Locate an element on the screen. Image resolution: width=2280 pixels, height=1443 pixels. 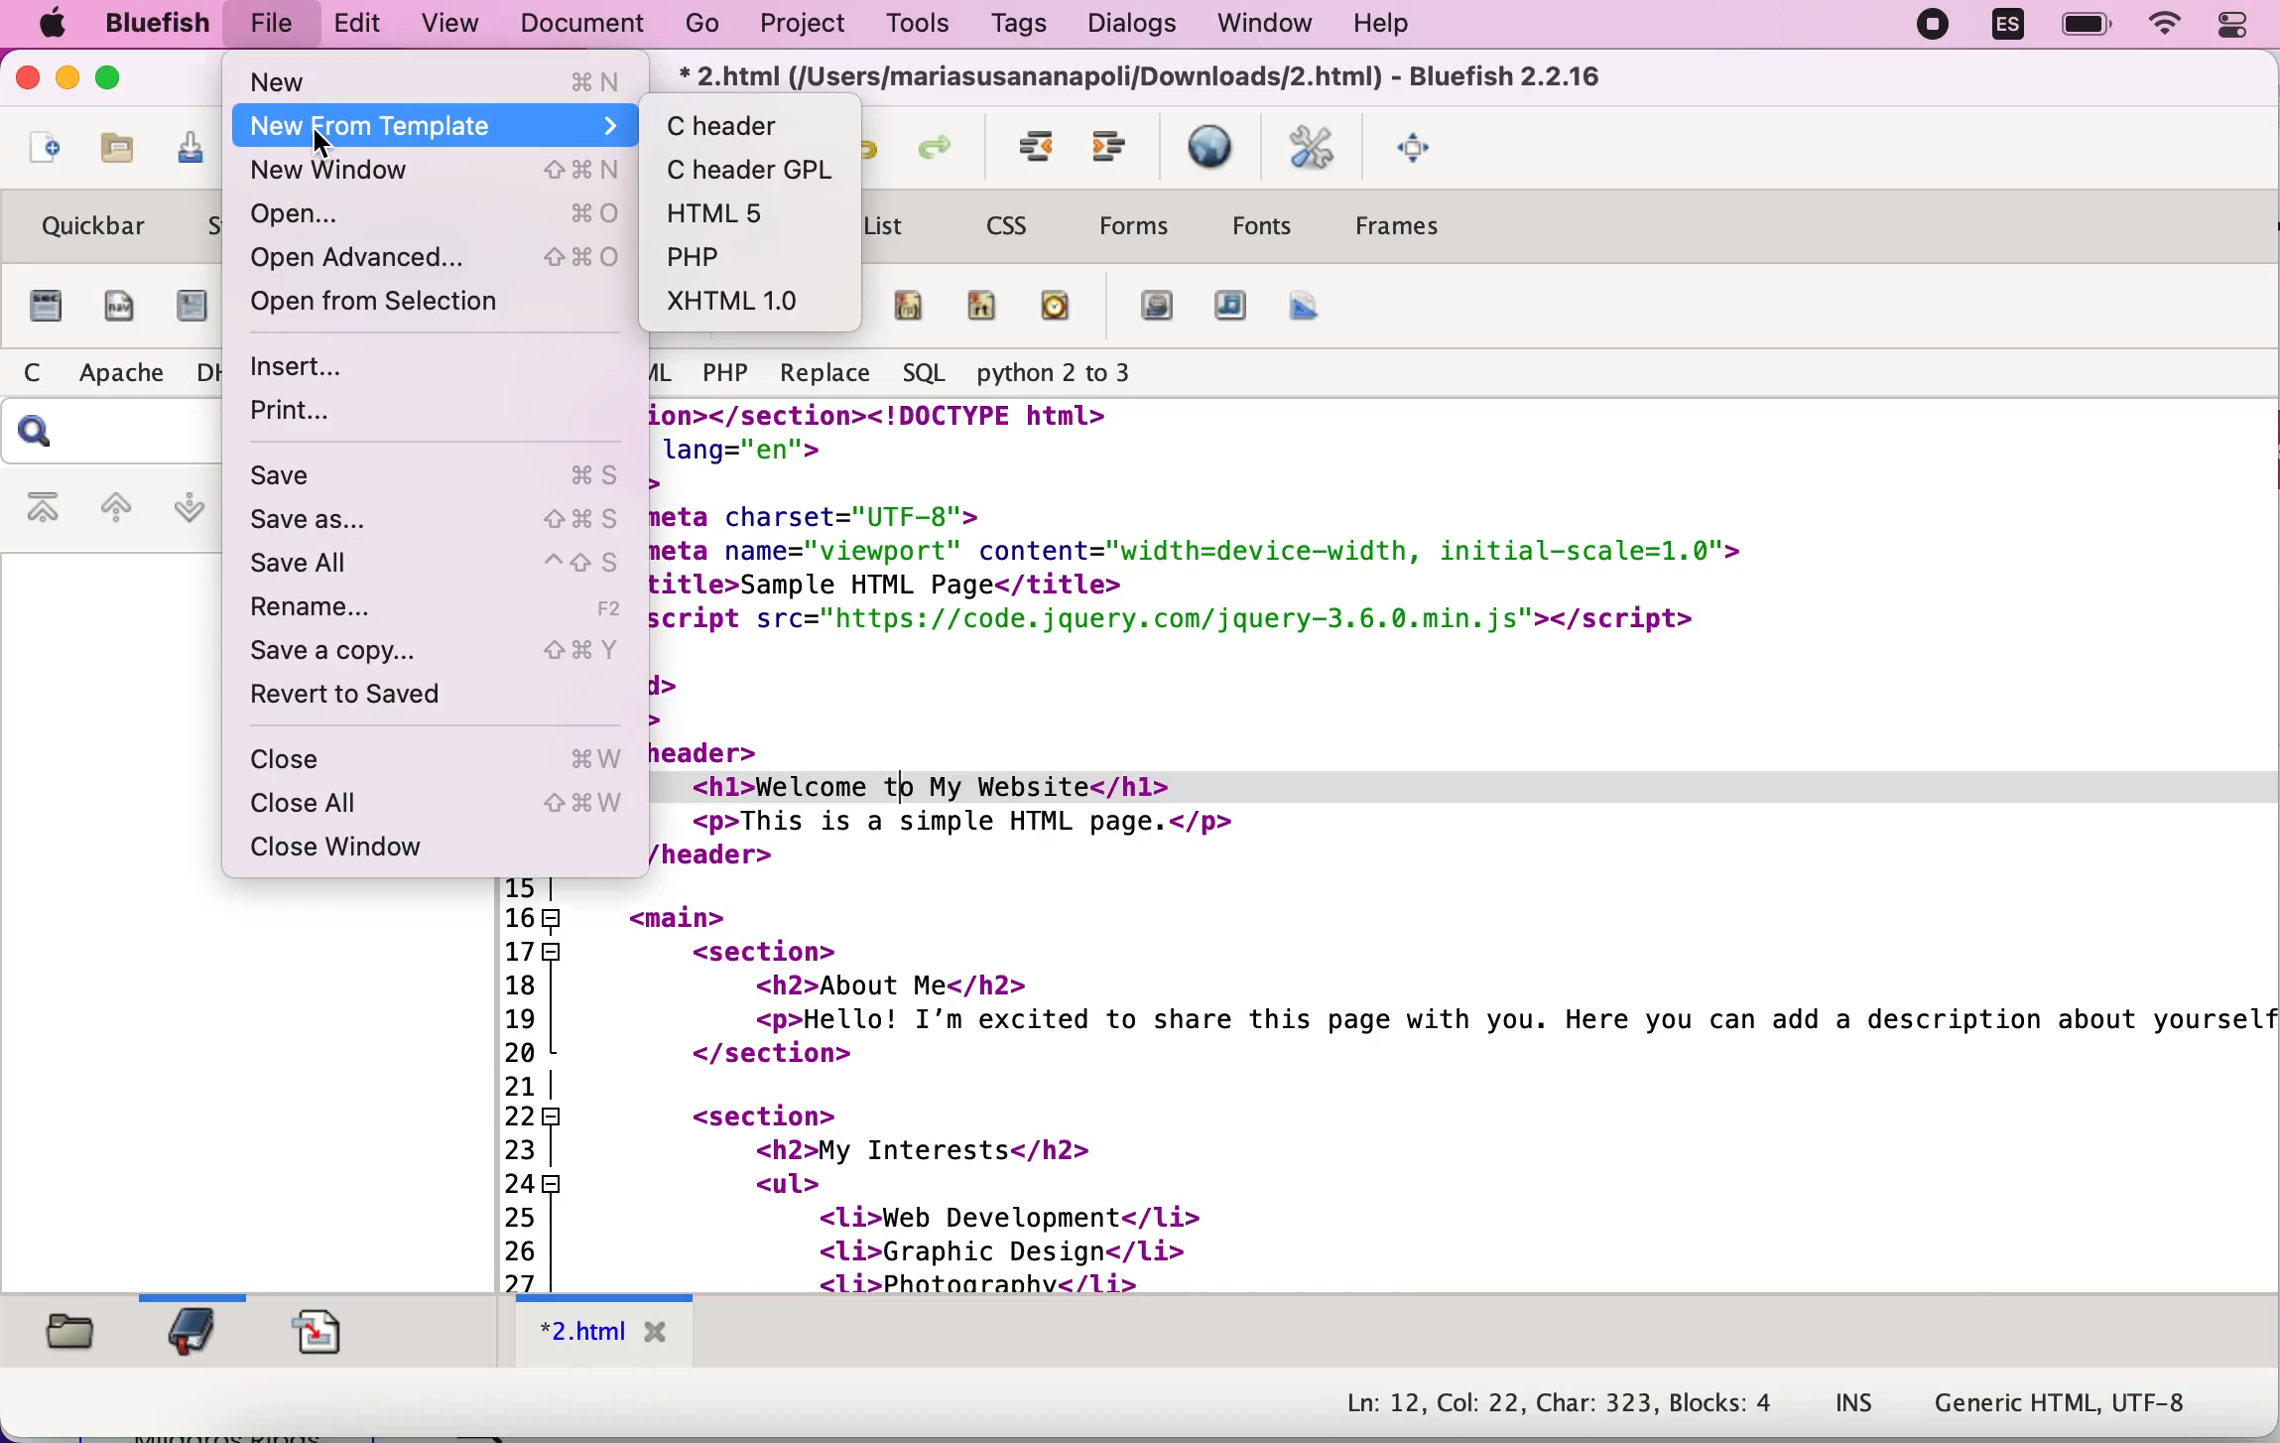
edit preferences is located at coordinates (1314, 142).